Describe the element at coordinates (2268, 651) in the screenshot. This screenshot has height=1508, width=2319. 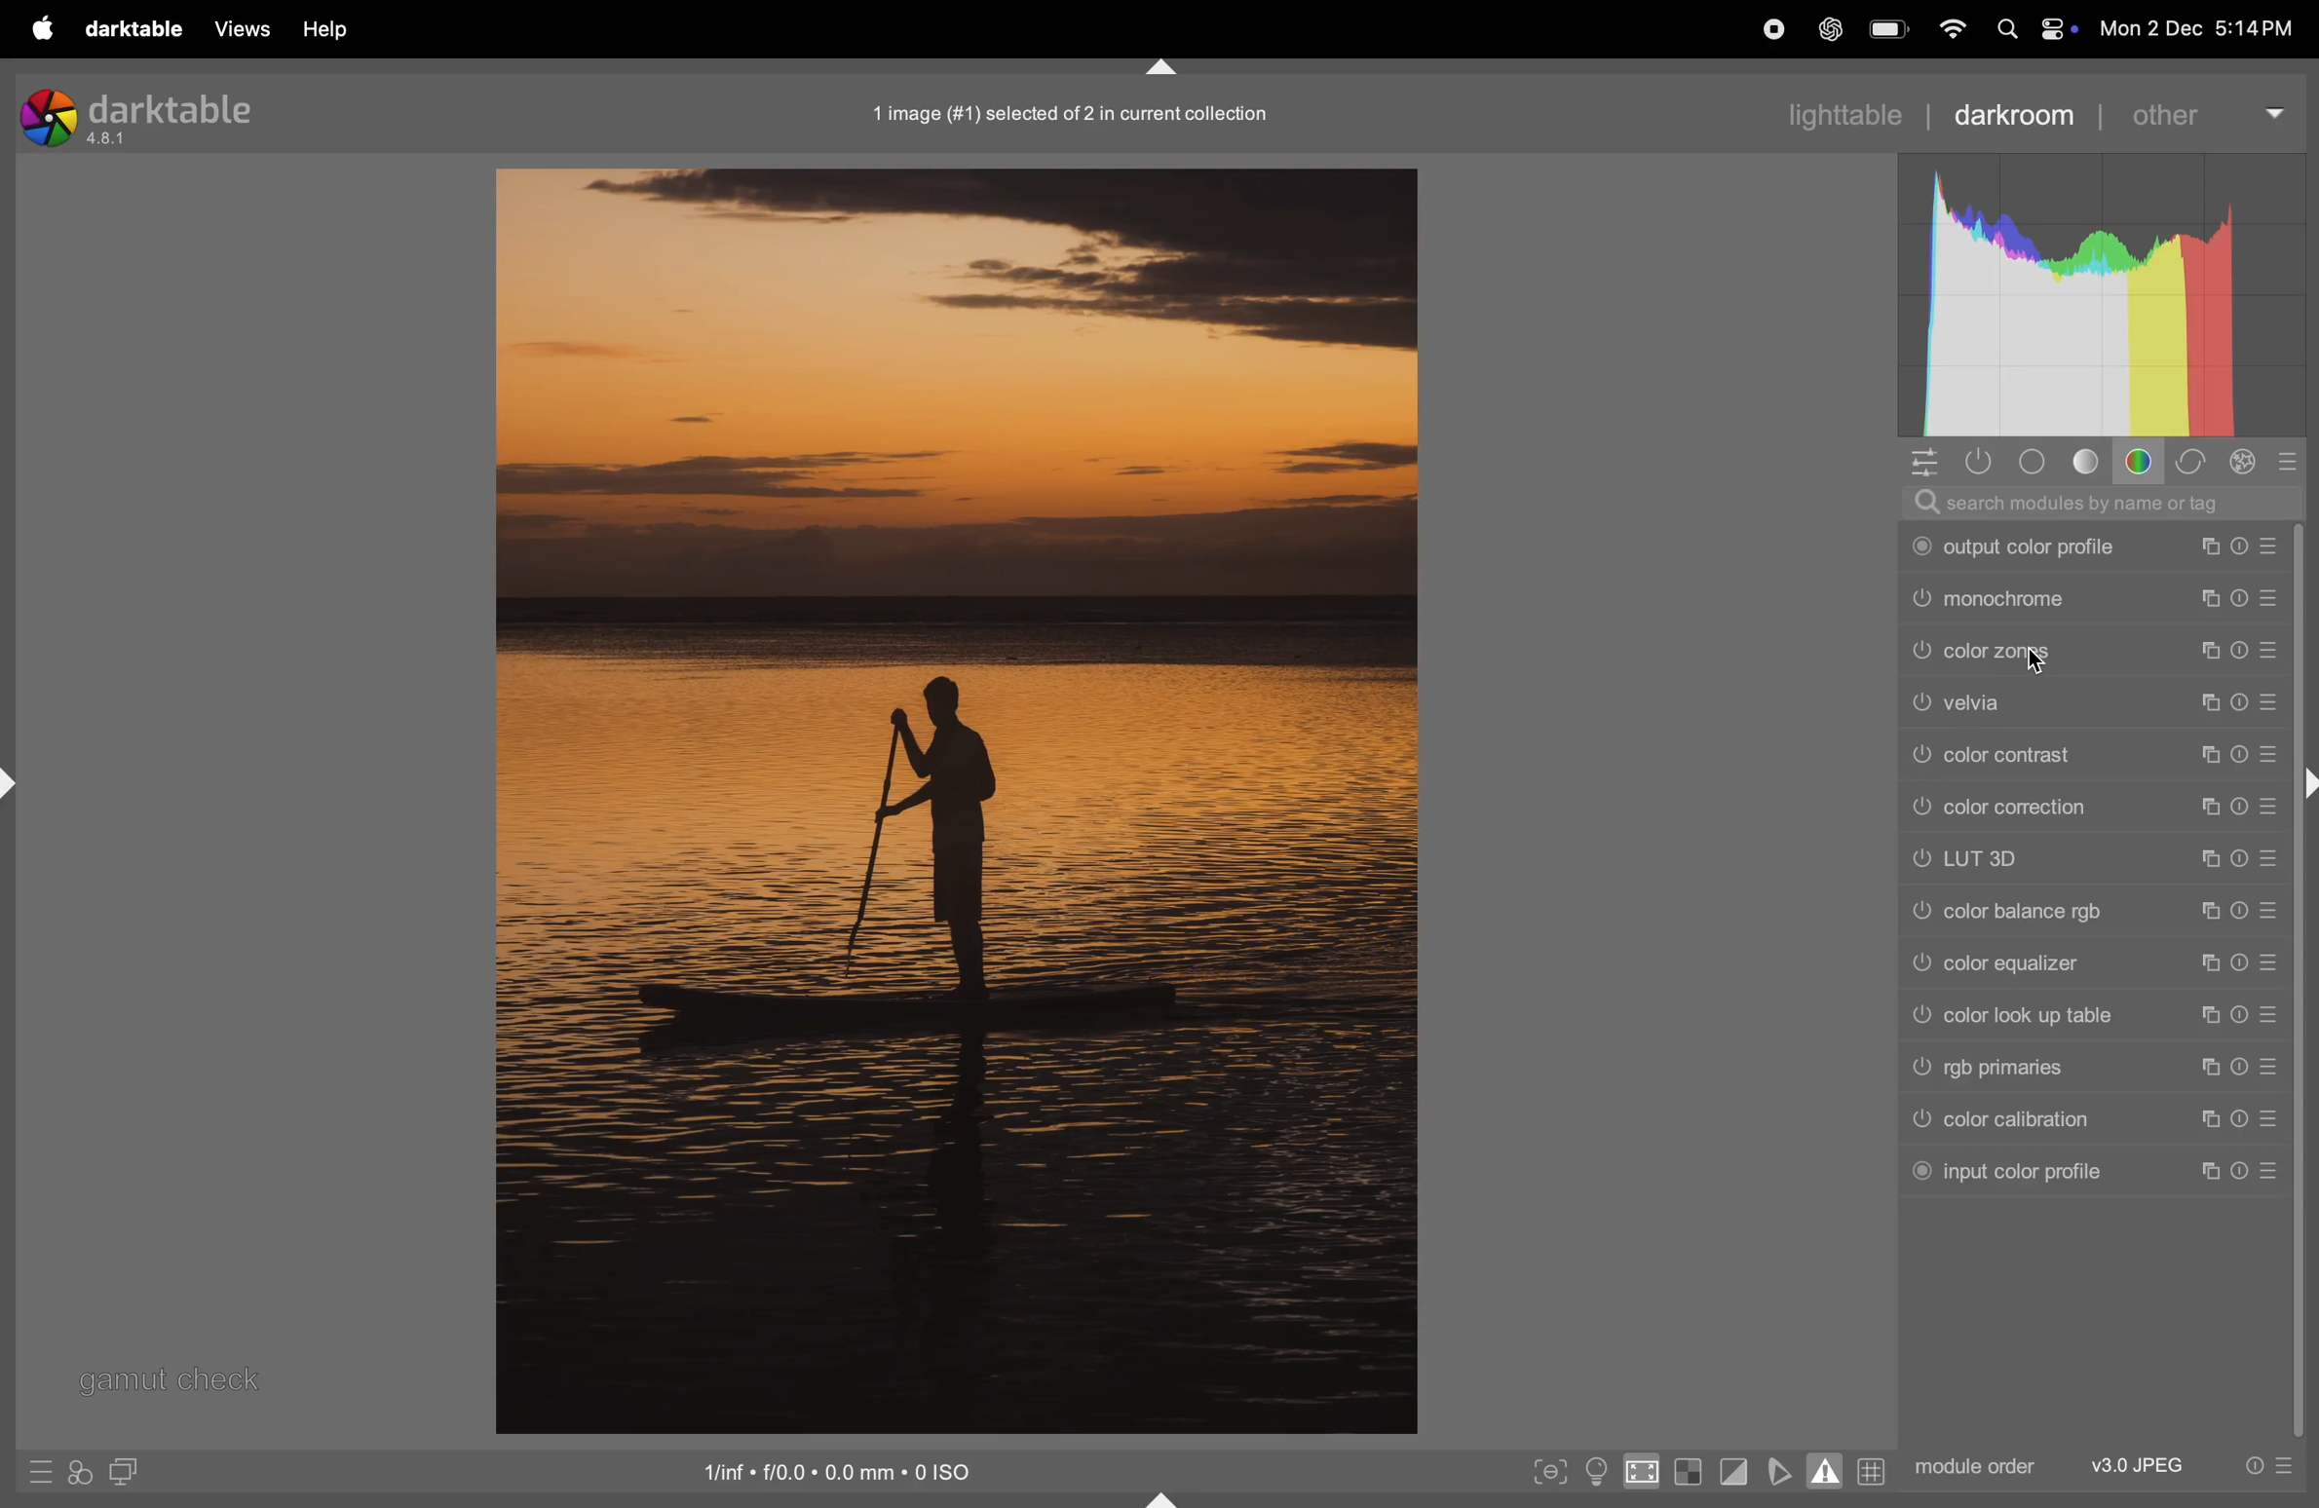
I see `preset` at that location.